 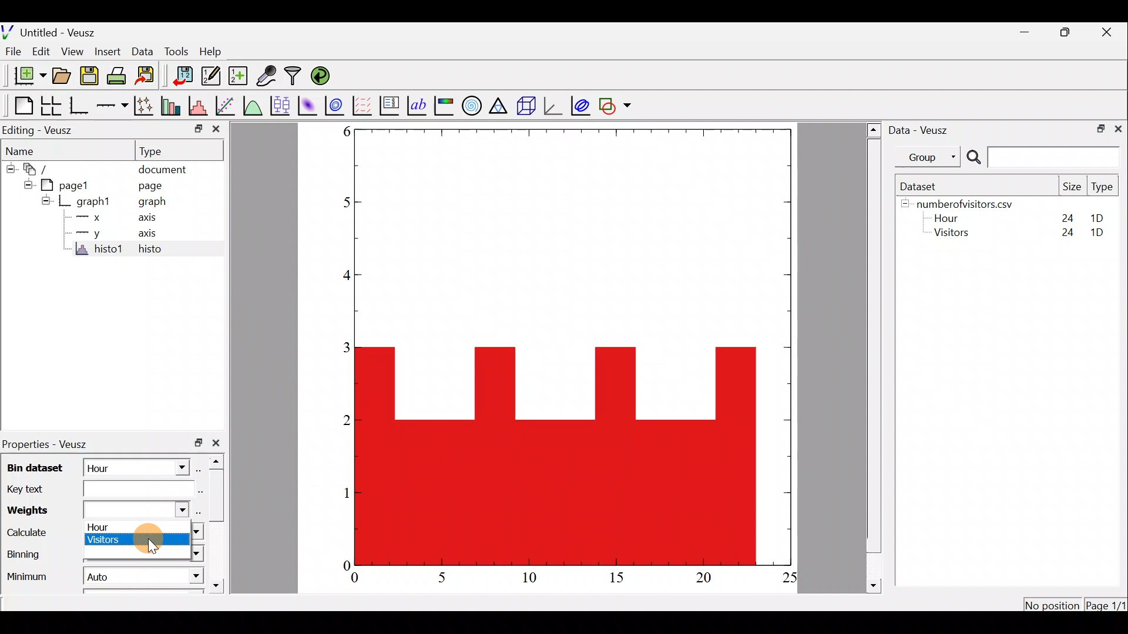 What do you see at coordinates (362, 578) in the screenshot?
I see `0` at bounding box center [362, 578].